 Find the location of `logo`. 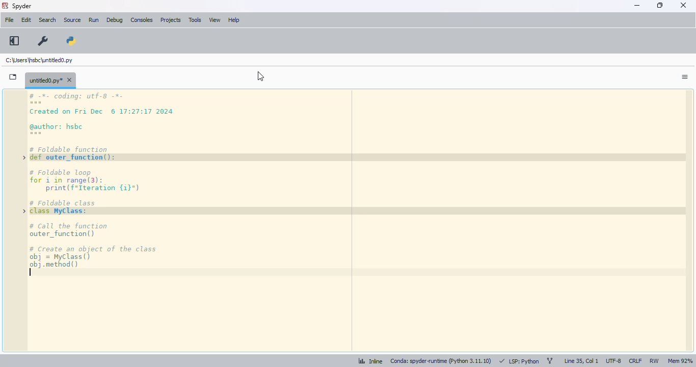

logo is located at coordinates (5, 6).